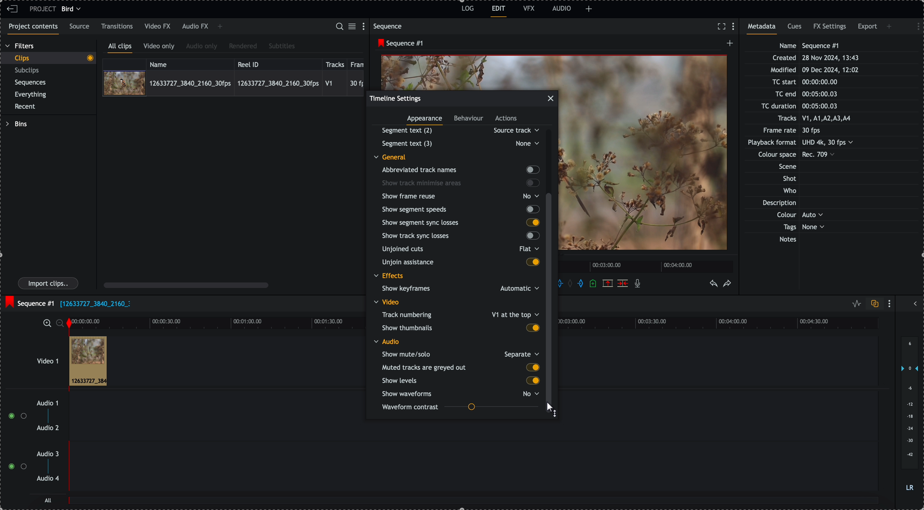 Image resolution: width=924 pixels, height=510 pixels. What do you see at coordinates (395, 157) in the screenshot?
I see `general` at bounding box center [395, 157].